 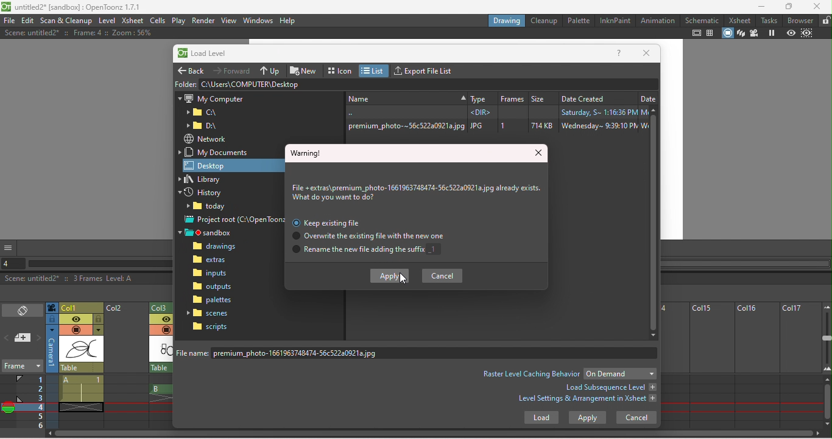 What do you see at coordinates (77, 33) in the screenshot?
I see `Scene: untitled2* : Frame: 4 :: Zoom: 56%` at bounding box center [77, 33].